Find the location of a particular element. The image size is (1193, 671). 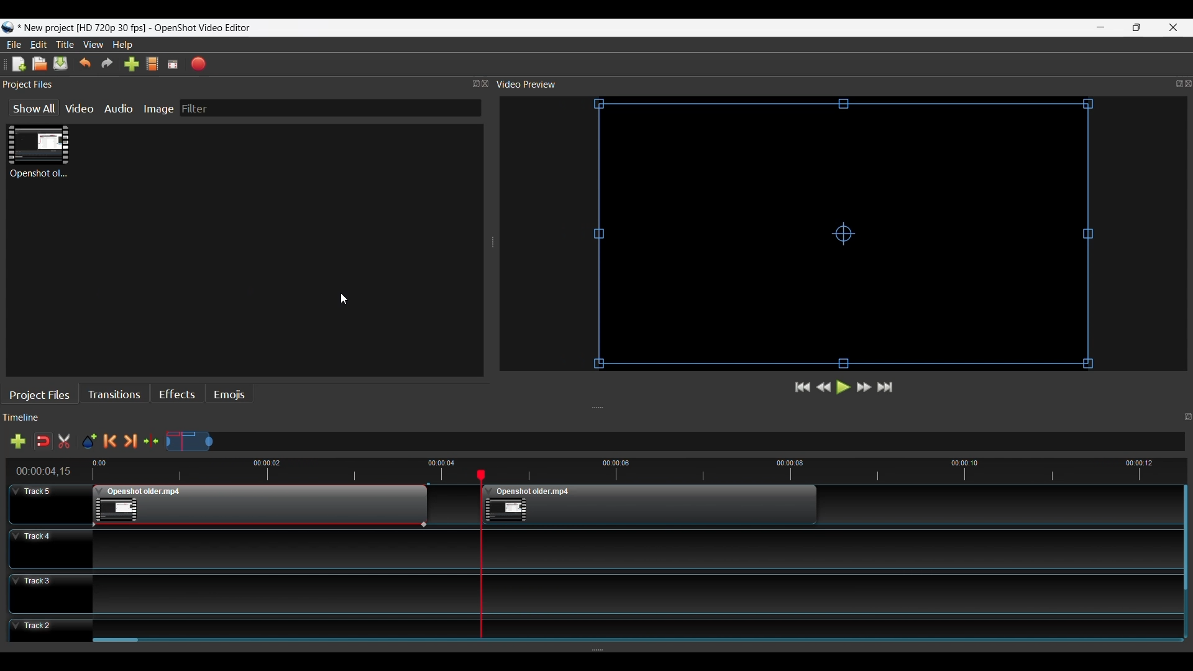

Project Files Panel is located at coordinates (246, 84).